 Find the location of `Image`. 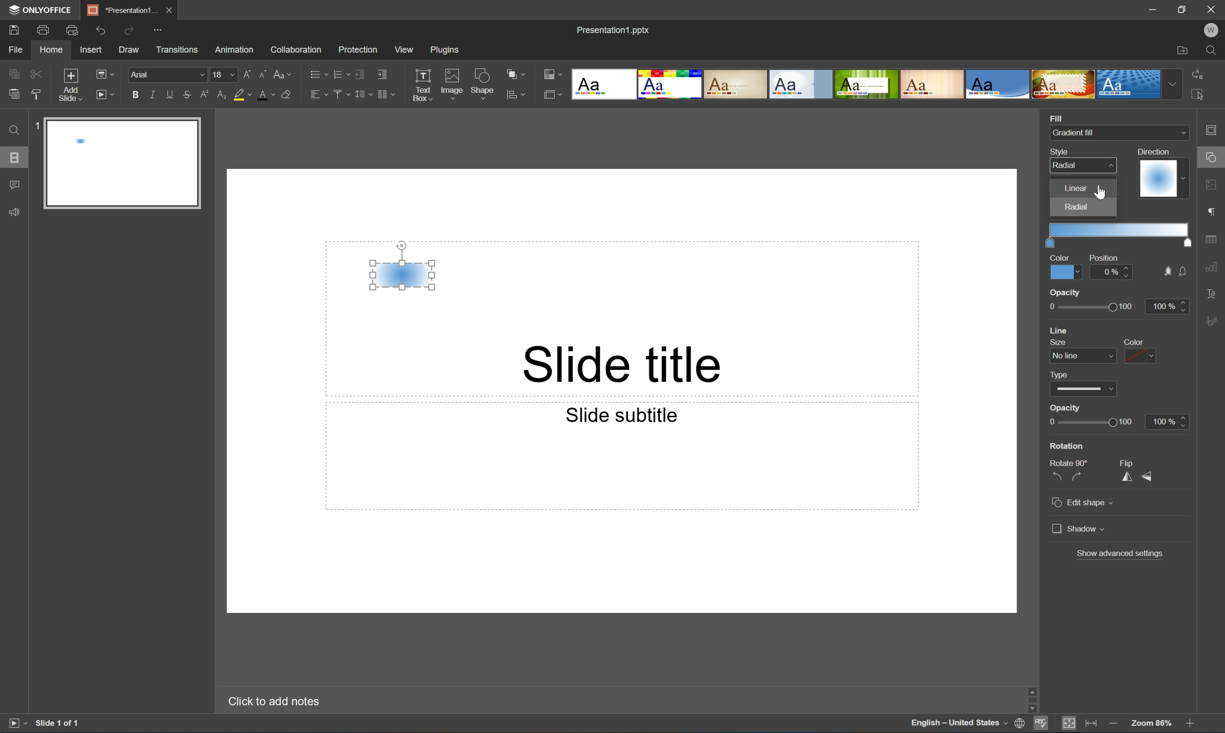

Image is located at coordinates (452, 85).